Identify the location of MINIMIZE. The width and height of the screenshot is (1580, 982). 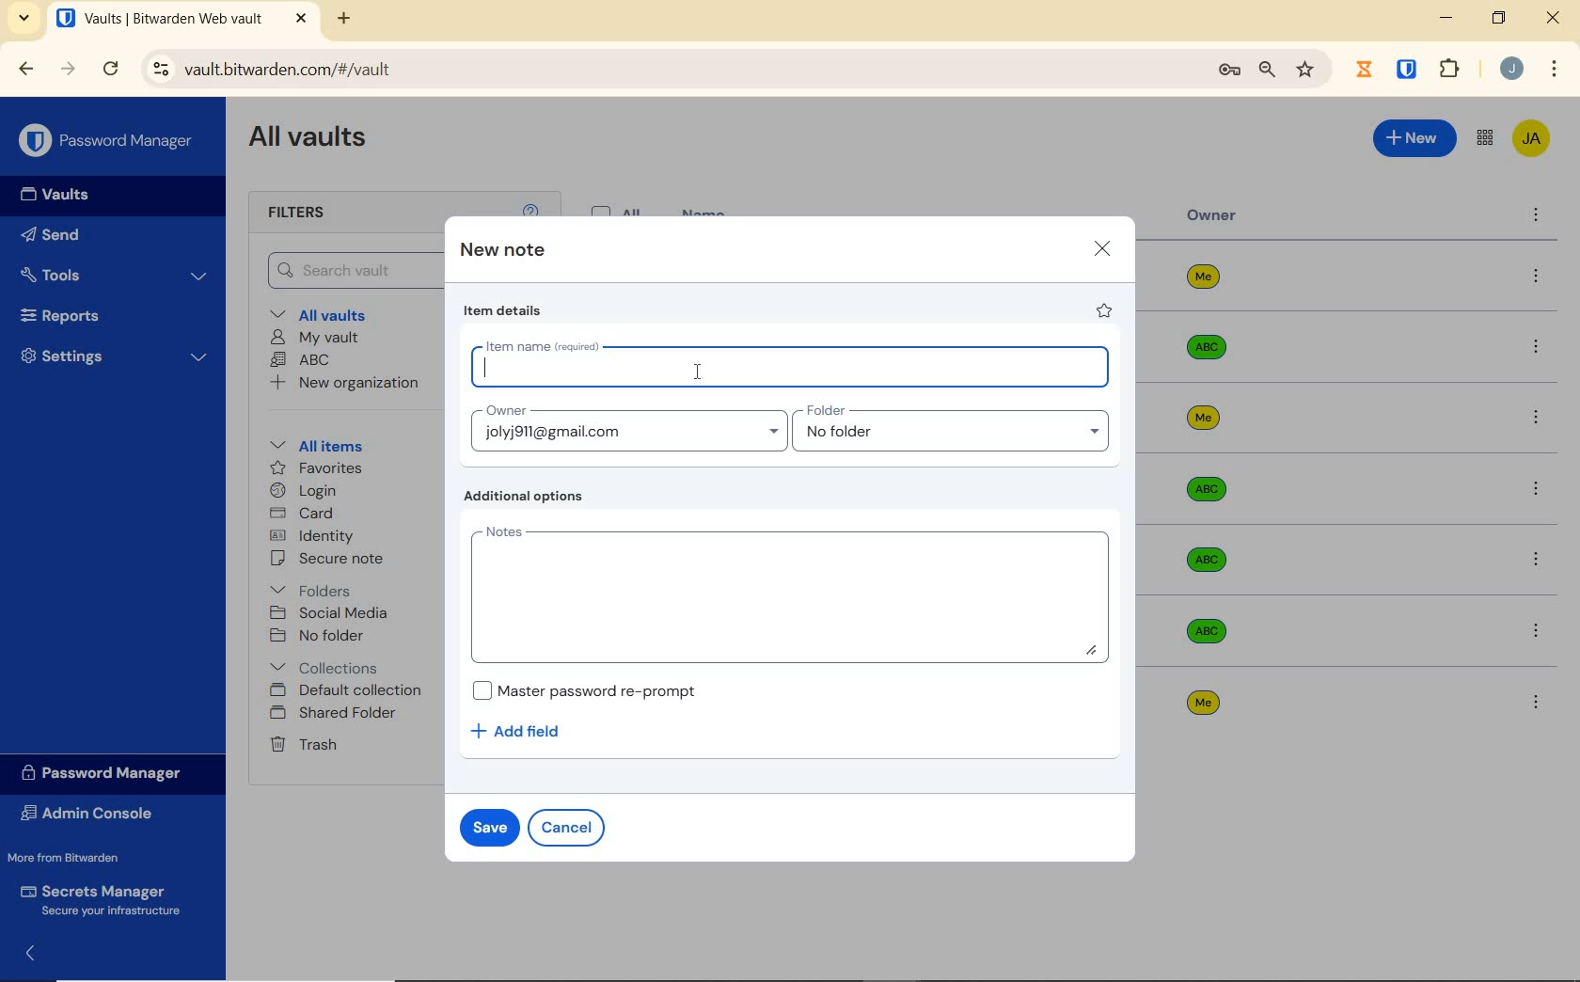
(1448, 19).